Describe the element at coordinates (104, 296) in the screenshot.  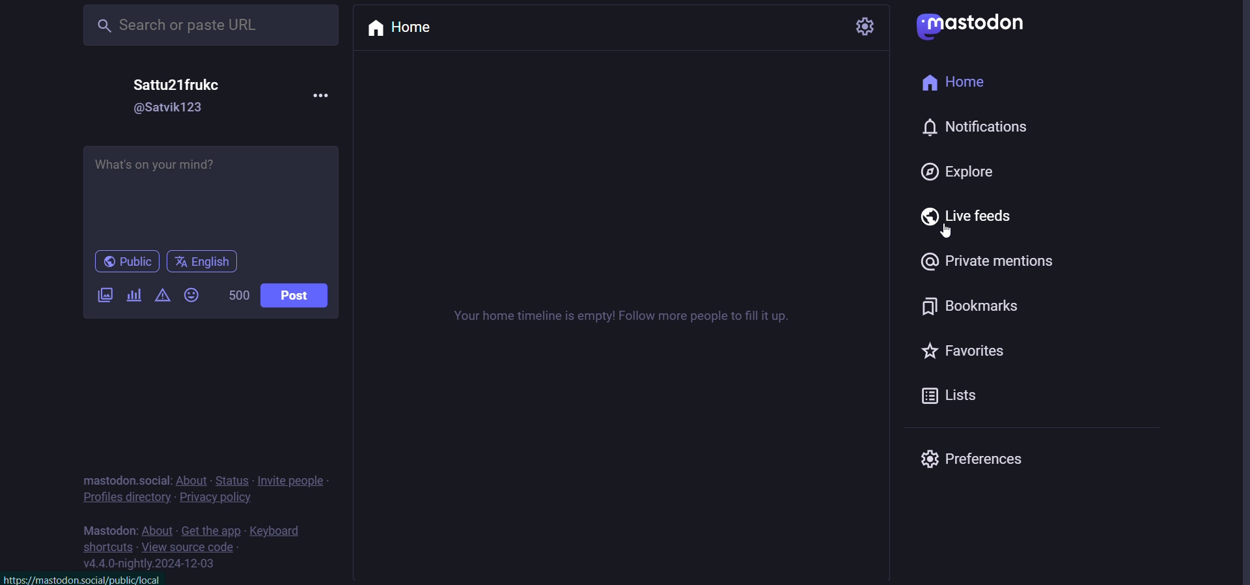
I see `images/videos` at that location.